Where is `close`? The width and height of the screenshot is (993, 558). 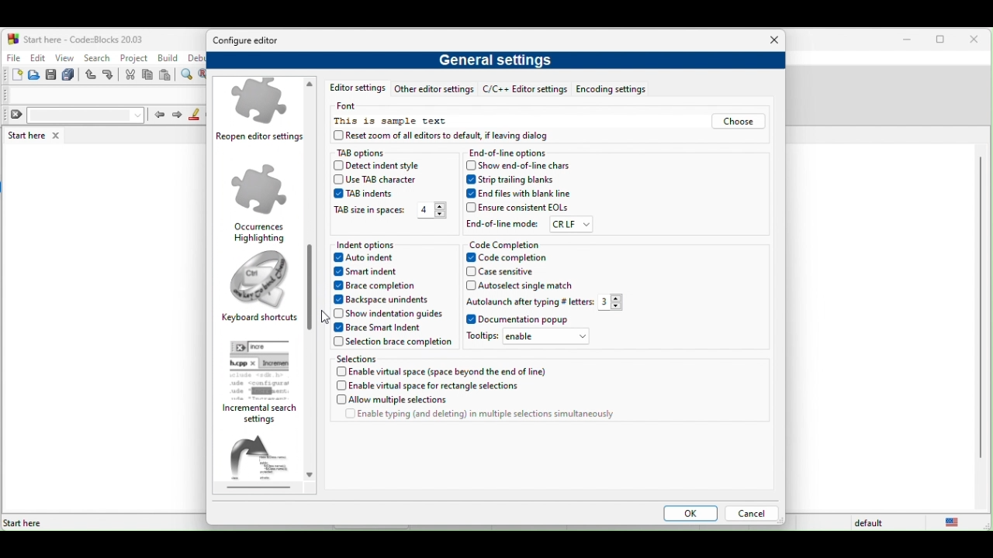
close is located at coordinates (977, 40).